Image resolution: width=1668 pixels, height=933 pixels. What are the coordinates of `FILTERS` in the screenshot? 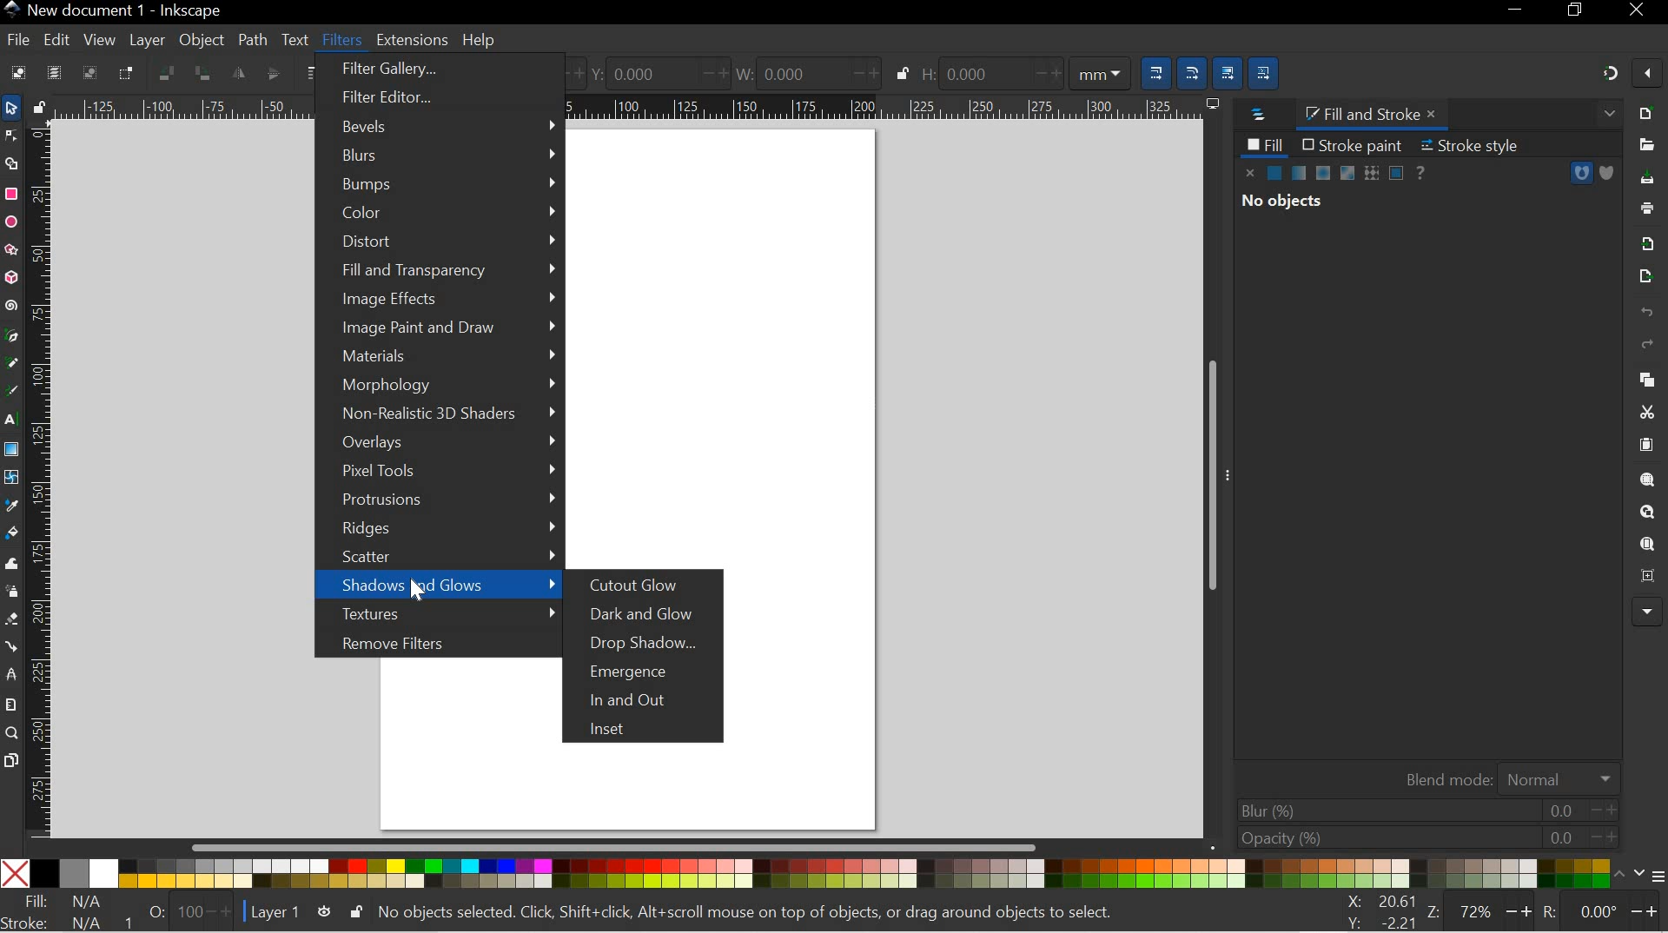 It's located at (341, 38).